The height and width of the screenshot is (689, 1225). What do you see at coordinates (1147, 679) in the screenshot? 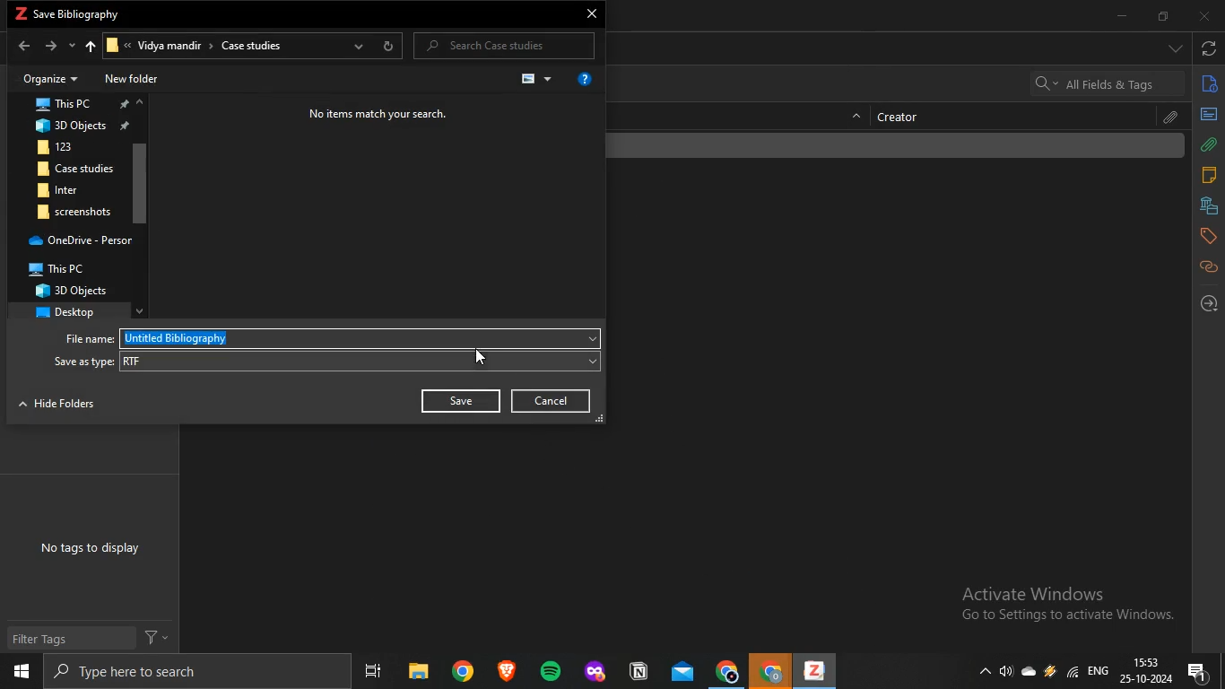
I see `date` at bounding box center [1147, 679].